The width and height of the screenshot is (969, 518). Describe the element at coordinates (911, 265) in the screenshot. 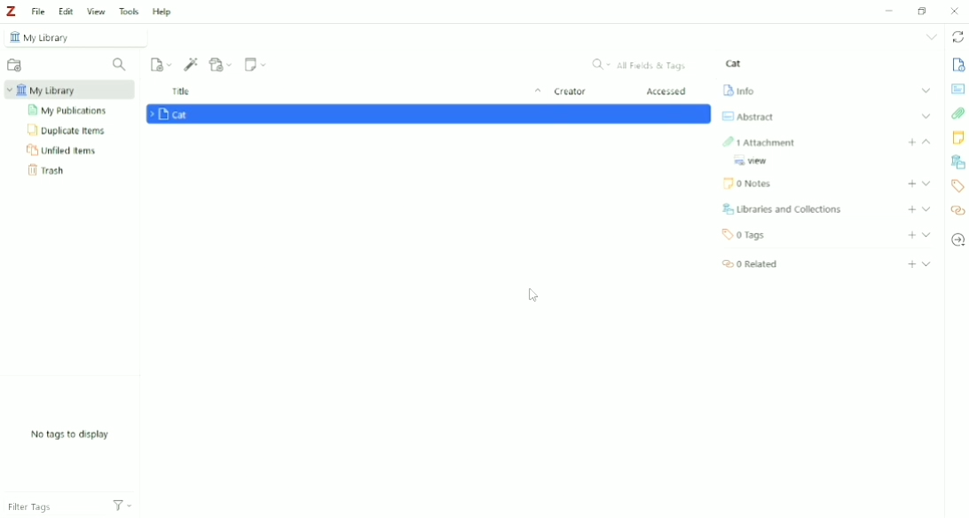

I see `Add` at that location.